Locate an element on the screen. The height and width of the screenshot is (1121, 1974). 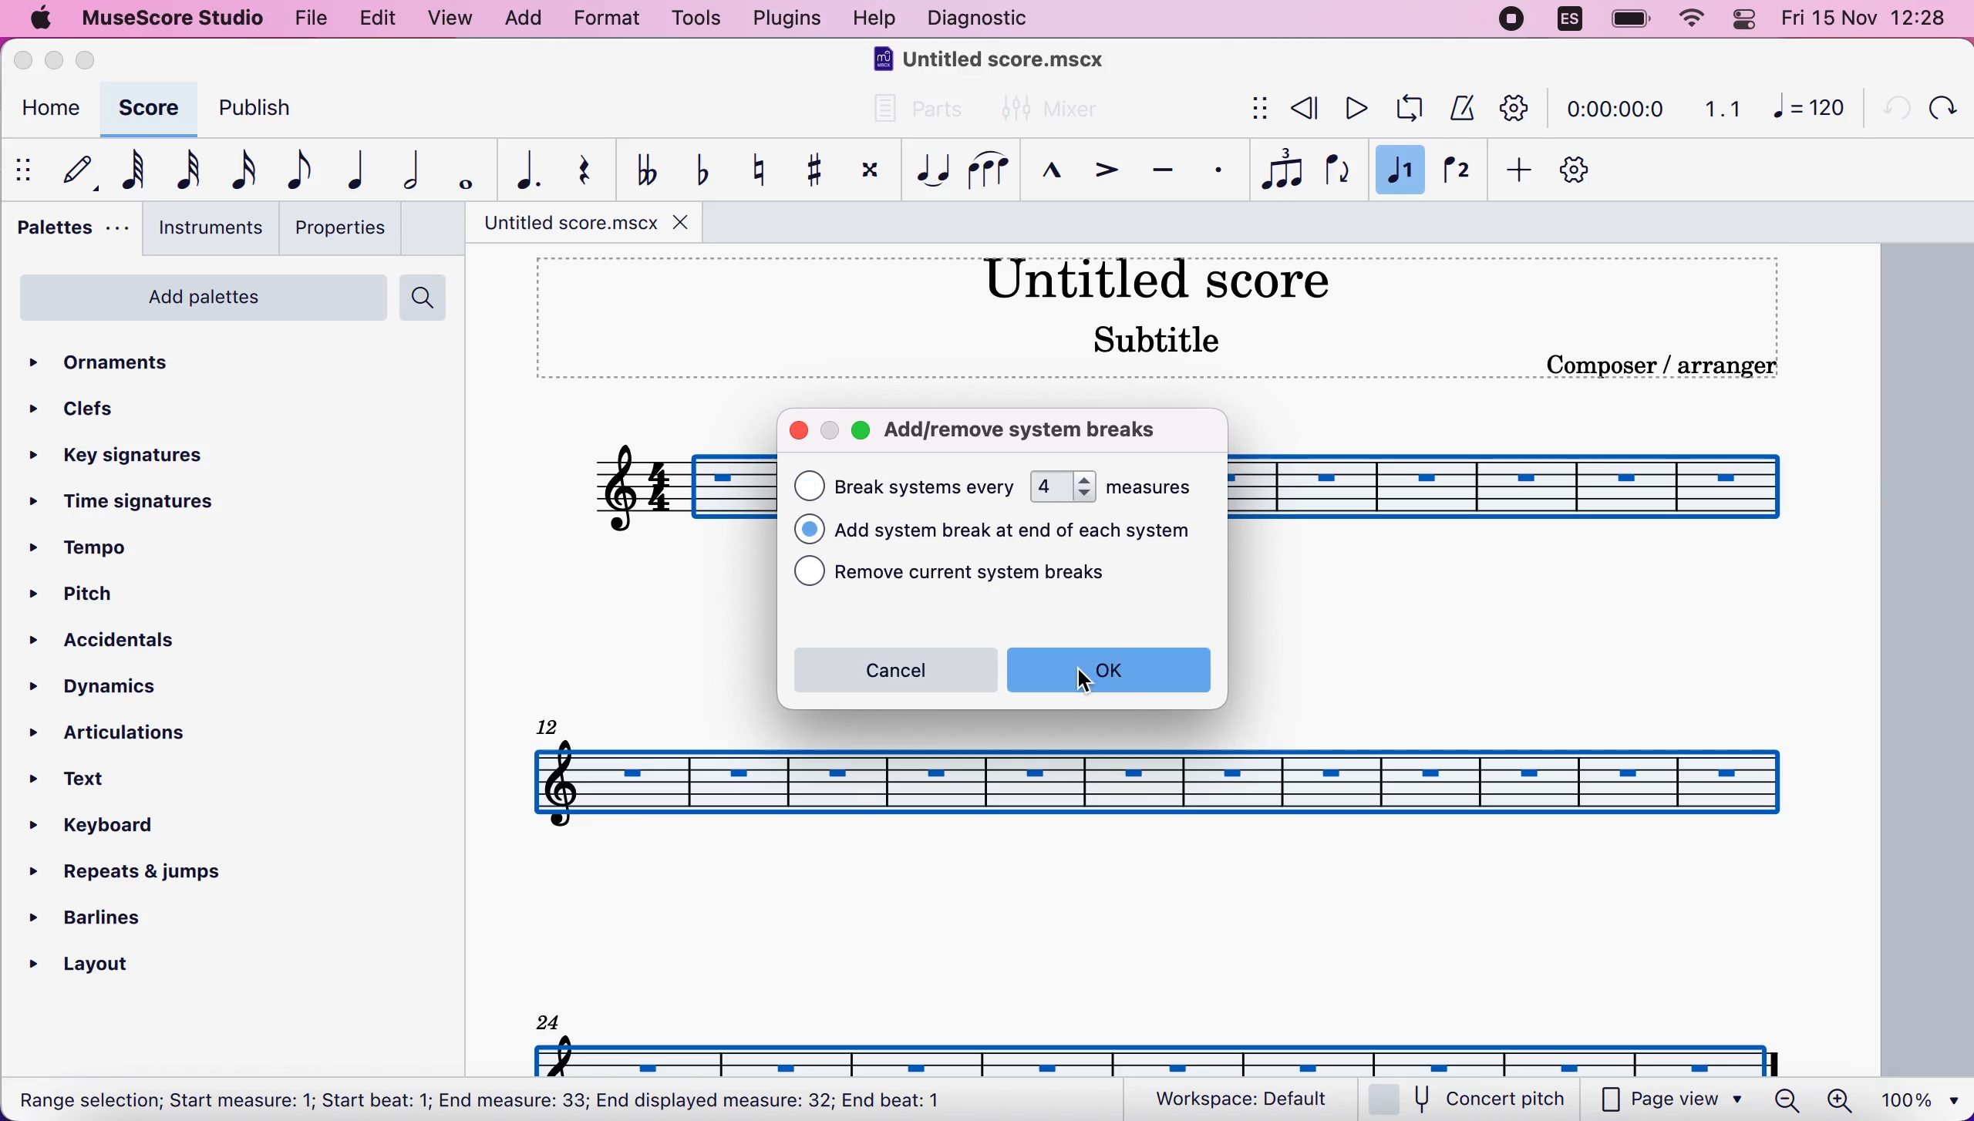
playback settings is located at coordinates (1515, 107).